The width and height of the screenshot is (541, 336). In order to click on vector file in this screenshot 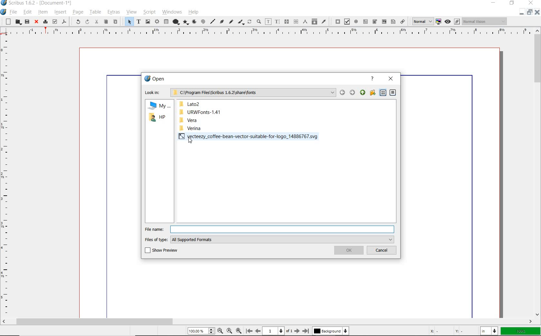, I will do `click(250, 136)`.